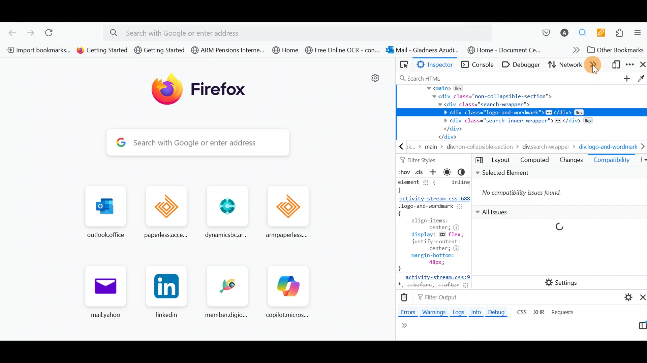  I want to click on Requests, so click(563, 313).